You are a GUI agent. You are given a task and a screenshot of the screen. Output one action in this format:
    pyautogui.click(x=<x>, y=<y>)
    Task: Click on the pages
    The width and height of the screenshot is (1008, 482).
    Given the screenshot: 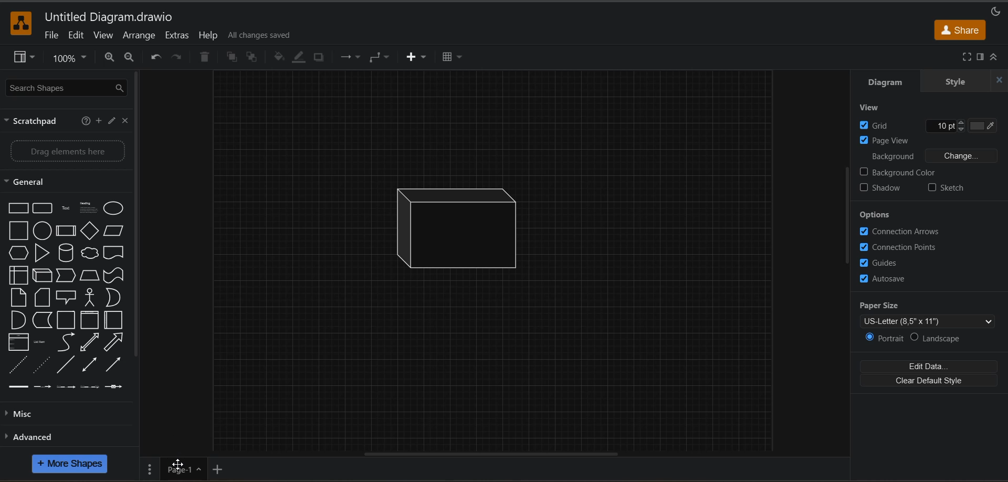 What is the action you would take?
    pyautogui.click(x=153, y=469)
    